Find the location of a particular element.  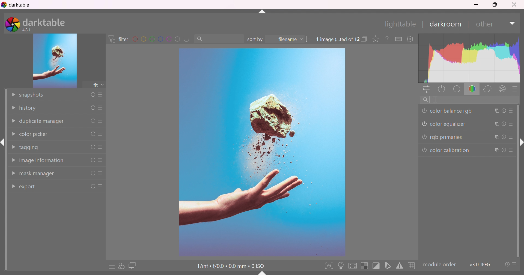

reset is located at coordinates (93, 160).